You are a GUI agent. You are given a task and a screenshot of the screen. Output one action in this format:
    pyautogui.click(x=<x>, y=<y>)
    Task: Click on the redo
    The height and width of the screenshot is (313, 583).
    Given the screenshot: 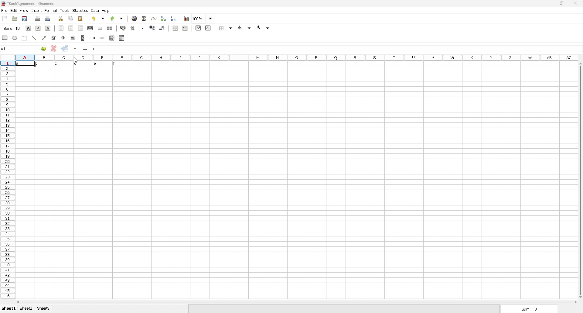 What is the action you would take?
    pyautogui.click(x=118, y=19)
    